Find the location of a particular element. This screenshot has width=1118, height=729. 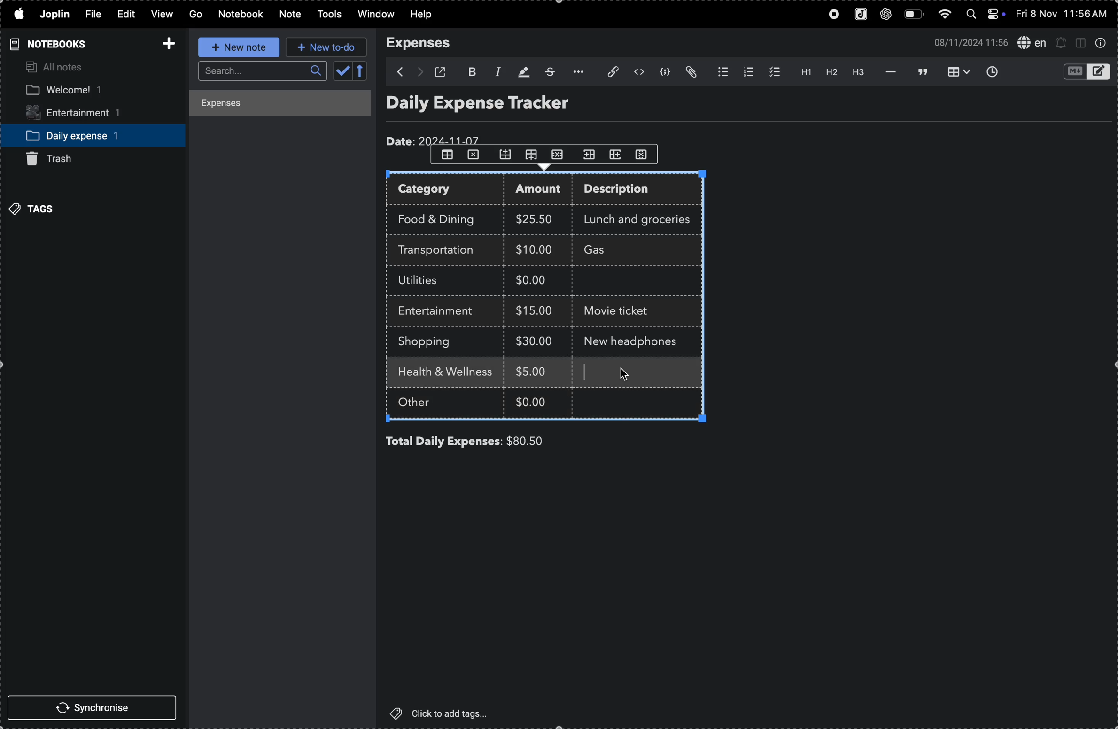

food and drink is located at coordinates (441, 217).